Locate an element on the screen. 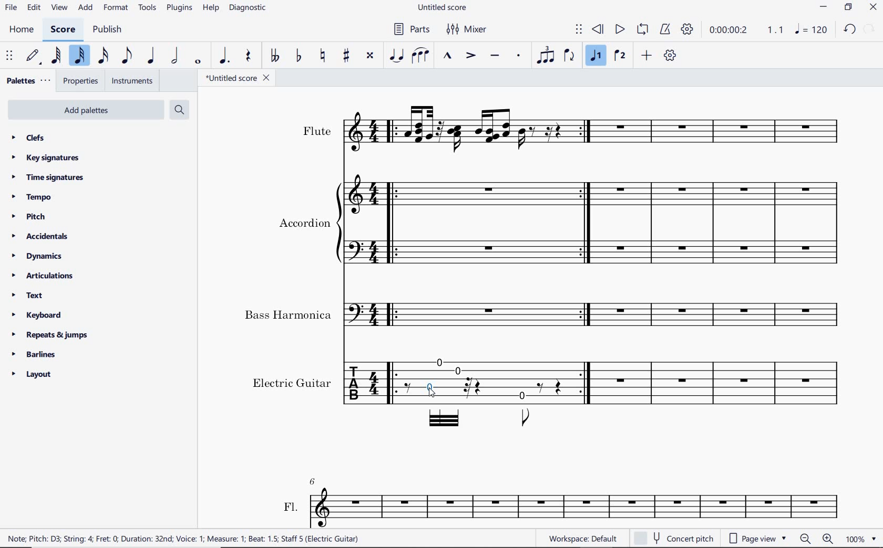  playback time is located at coordinates (730, 31).